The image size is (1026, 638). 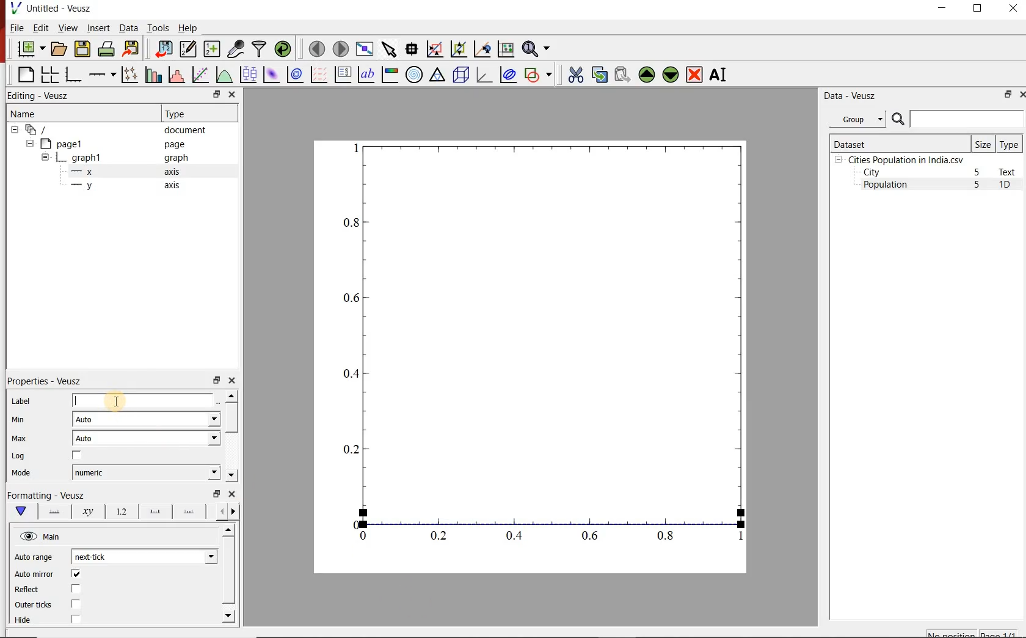 I want to click on create new datasets using available options, so click(x=210, y=49).